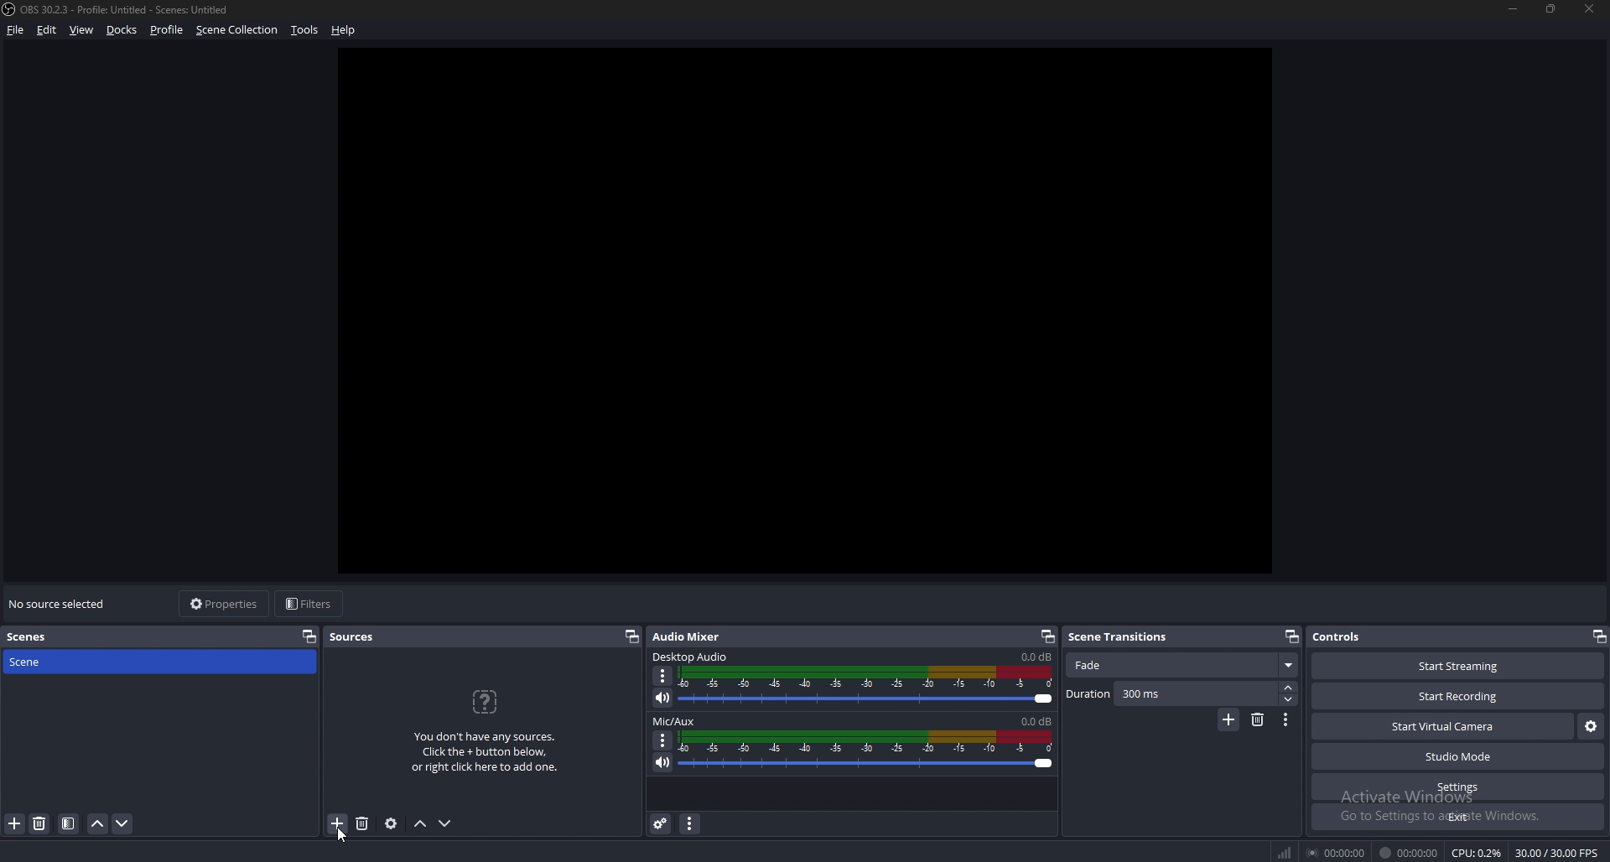  I want to click on view, so click(82, 31).